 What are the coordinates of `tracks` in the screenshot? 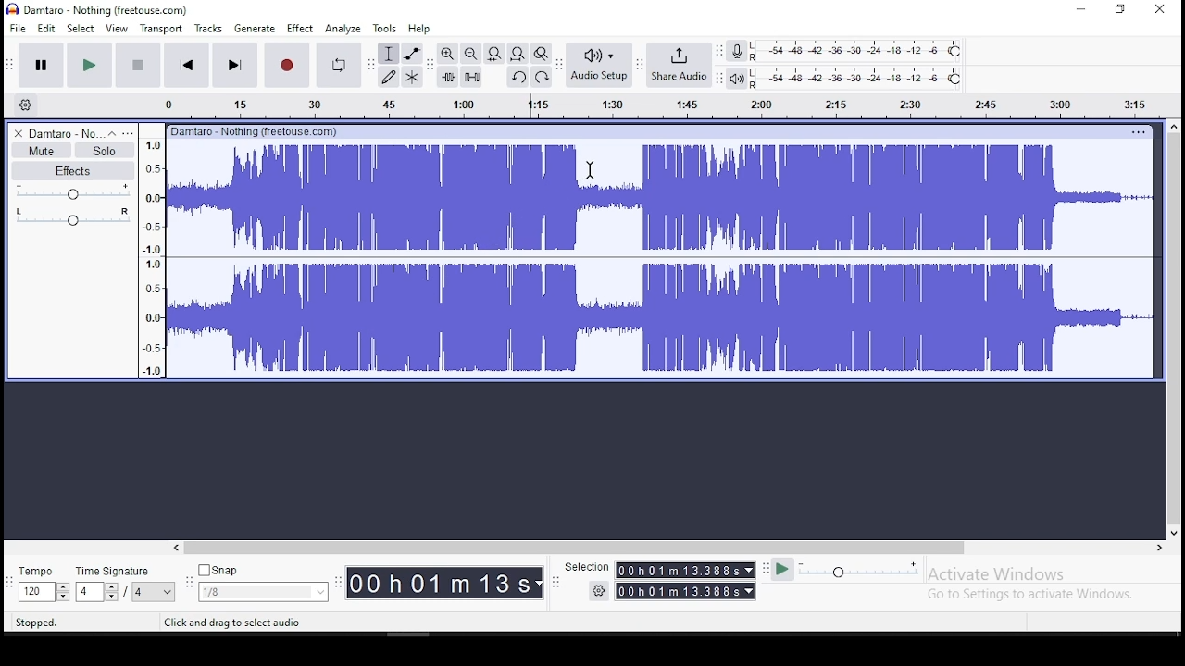 It's located at (208, 29).